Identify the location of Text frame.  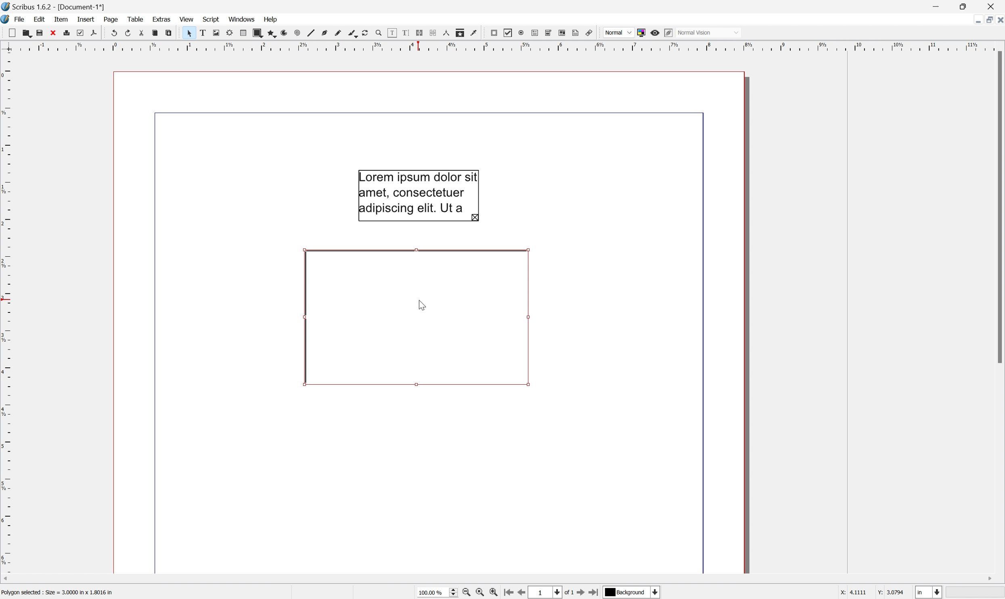
(202, 34).